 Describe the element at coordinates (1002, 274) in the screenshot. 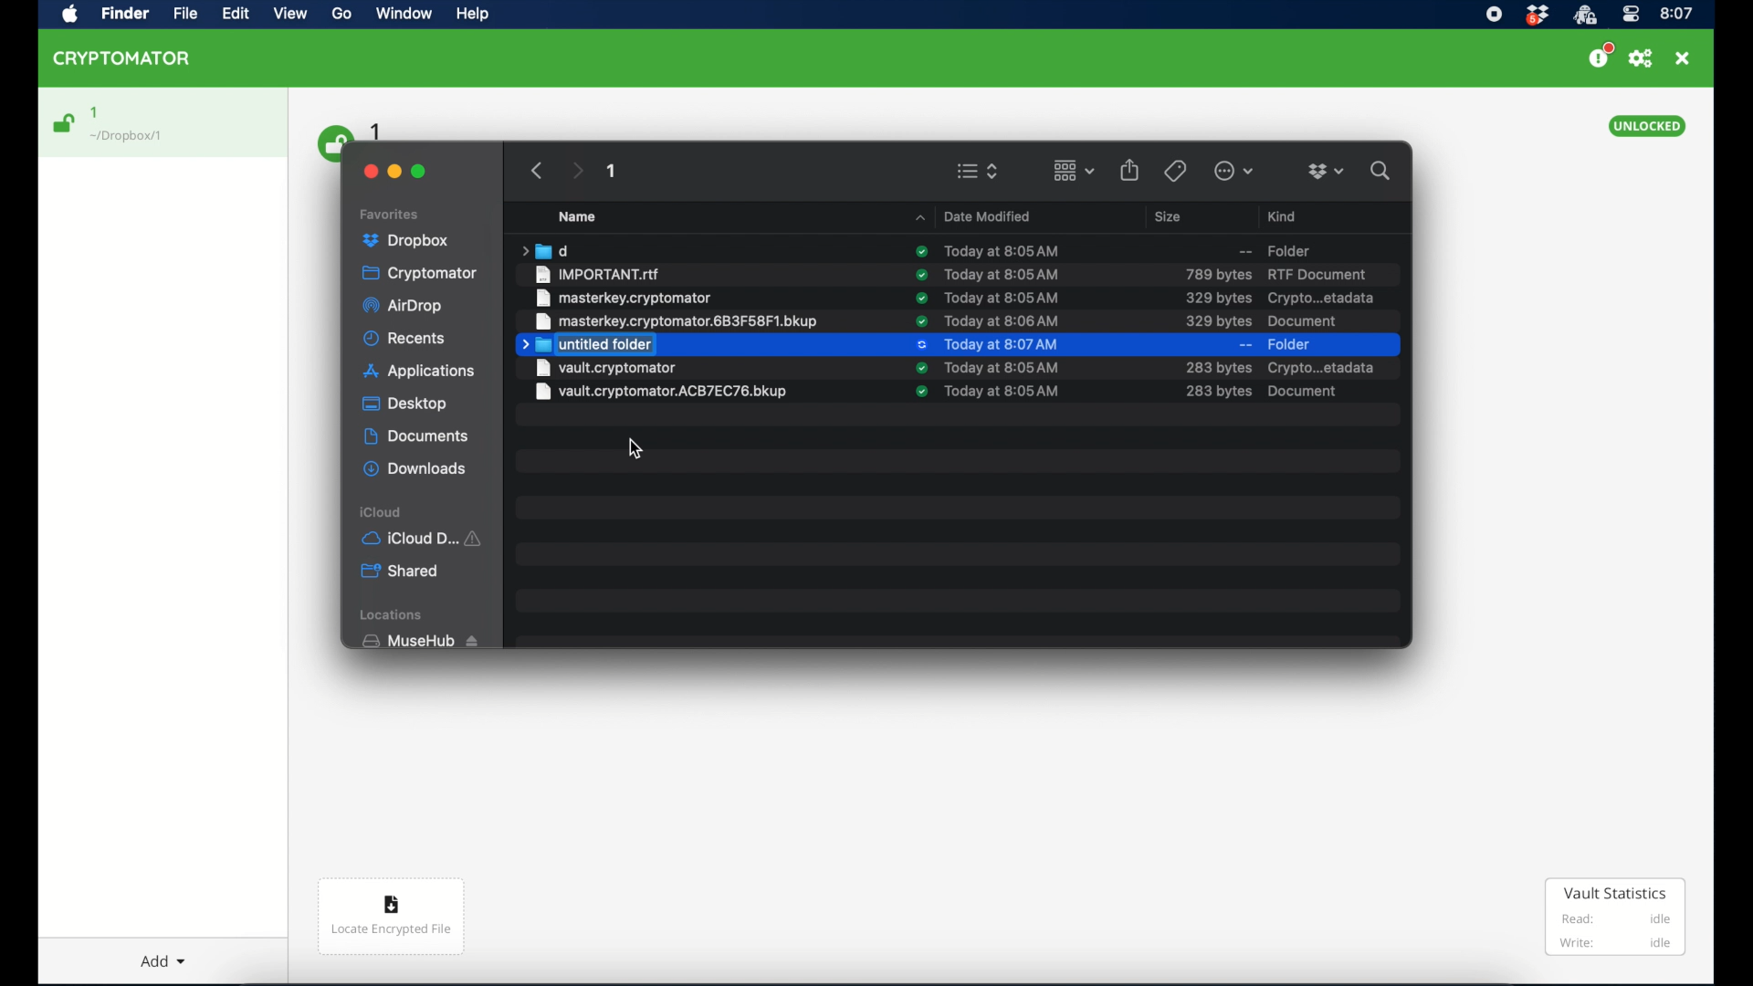

I see `te` at that location.